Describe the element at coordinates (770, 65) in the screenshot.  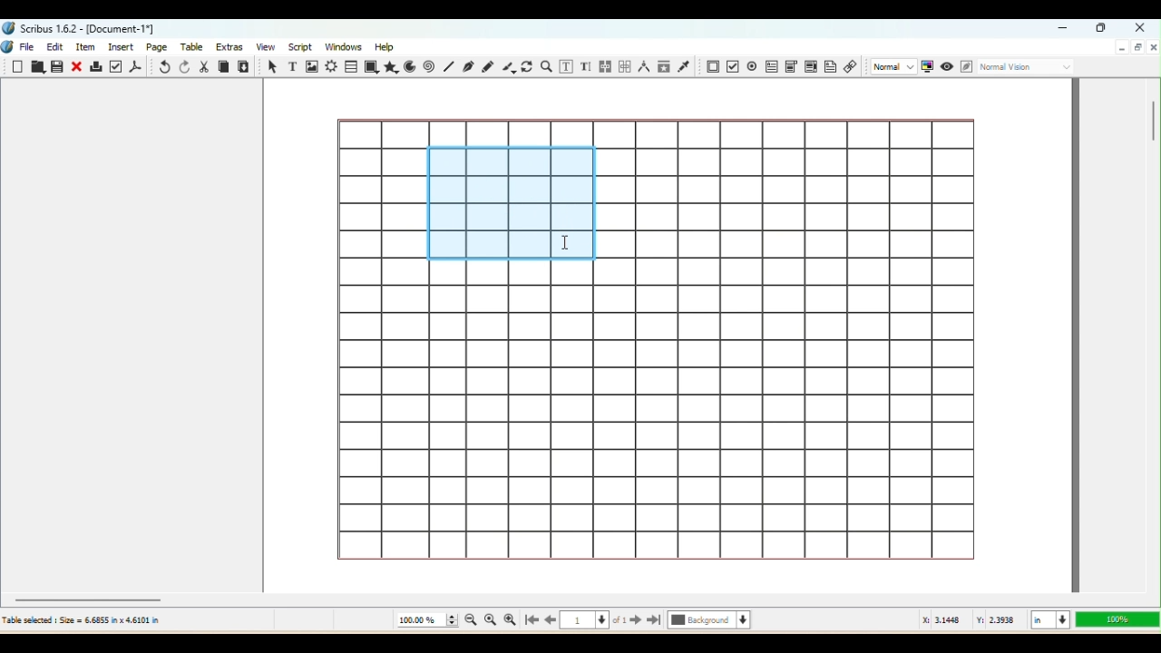
I see `PDF text field` at that location.